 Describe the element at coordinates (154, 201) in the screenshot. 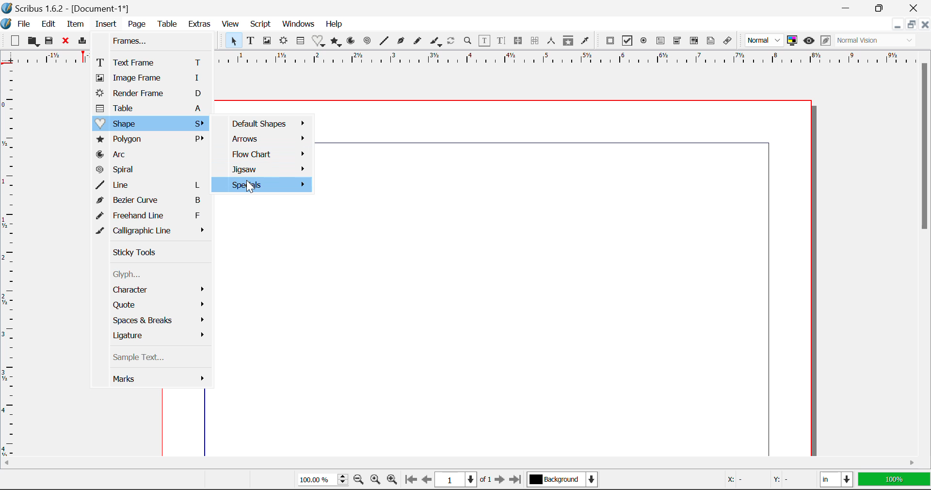

I see `Bezier Curve` at that location.